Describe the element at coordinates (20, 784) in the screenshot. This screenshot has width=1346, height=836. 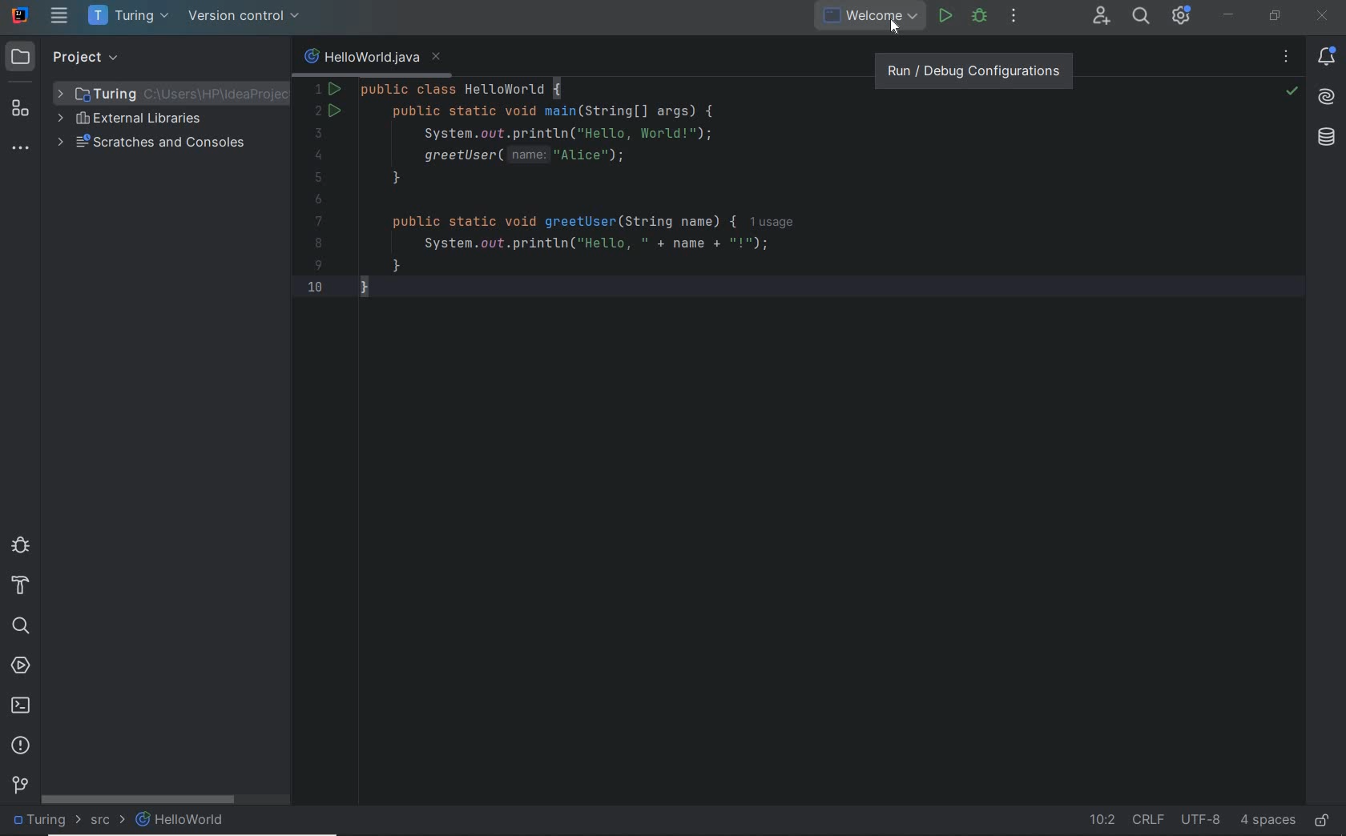
I see `version control` at that location.